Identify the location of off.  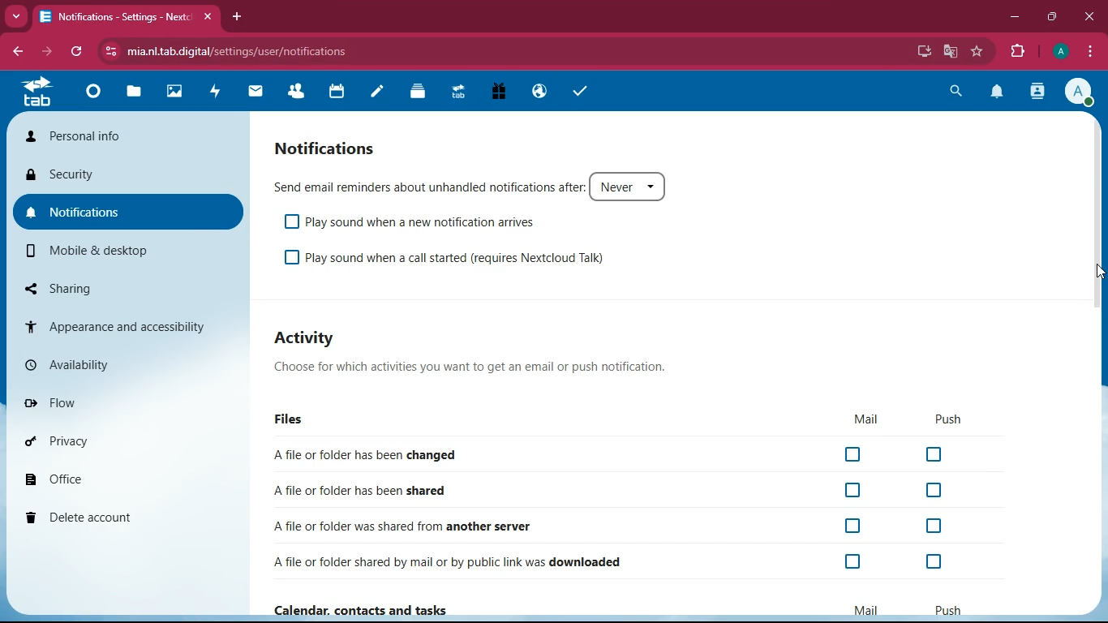
(852, 526).